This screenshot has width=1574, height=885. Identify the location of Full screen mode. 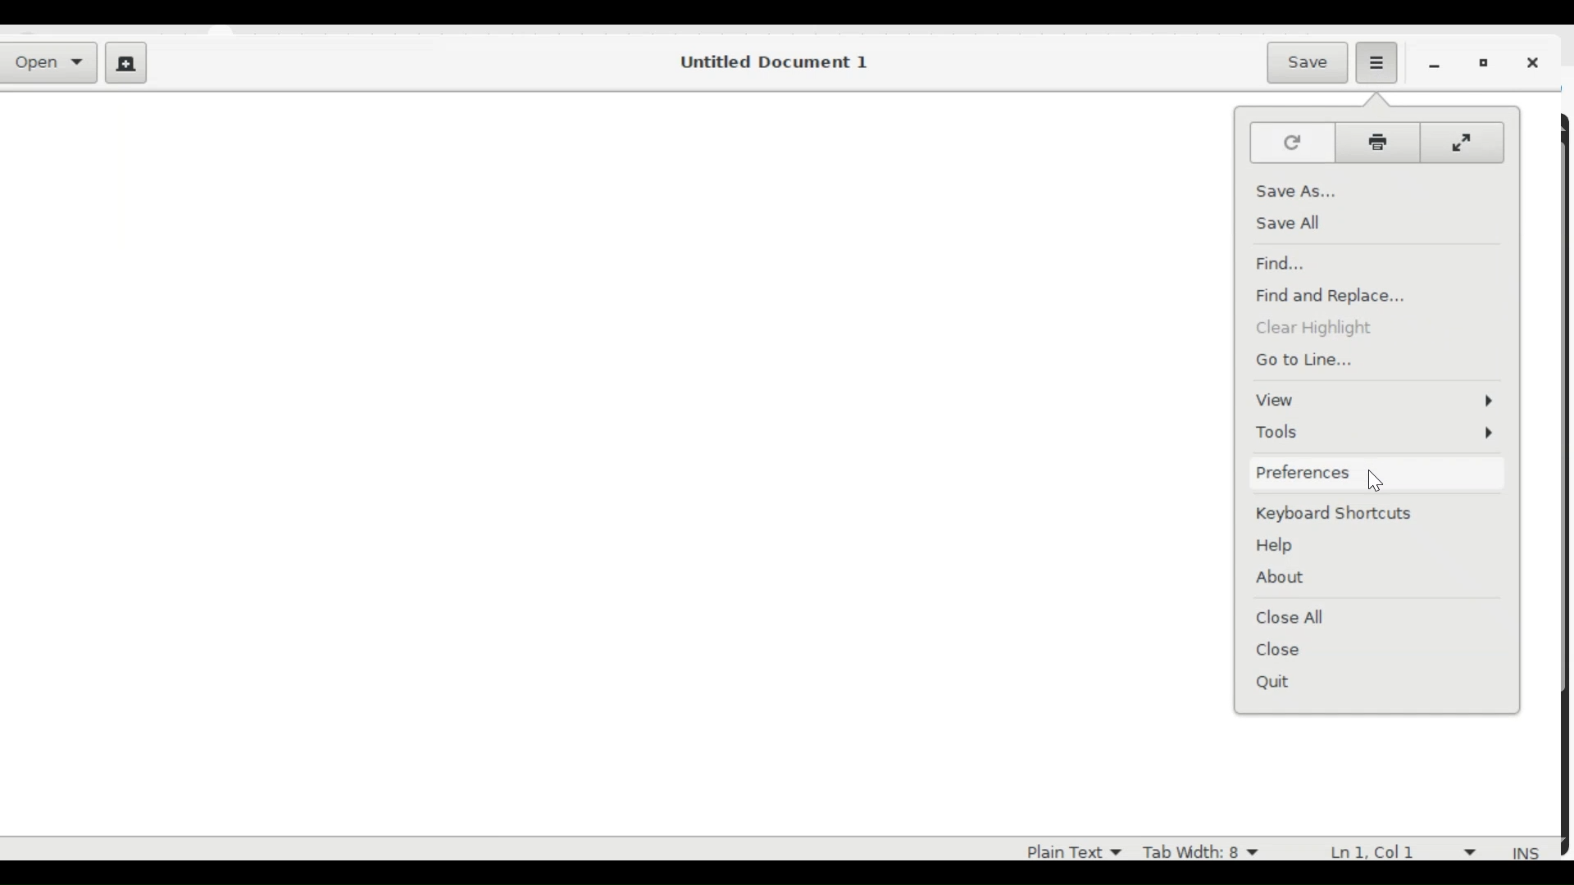
(1464, 143).